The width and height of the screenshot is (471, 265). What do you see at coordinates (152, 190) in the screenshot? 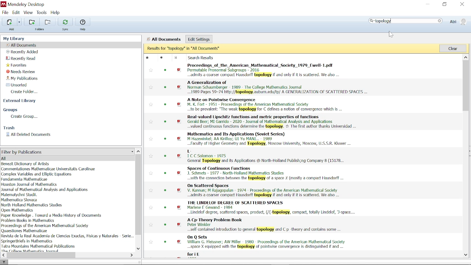
I see `favourite` at bounding box center [152, 190].